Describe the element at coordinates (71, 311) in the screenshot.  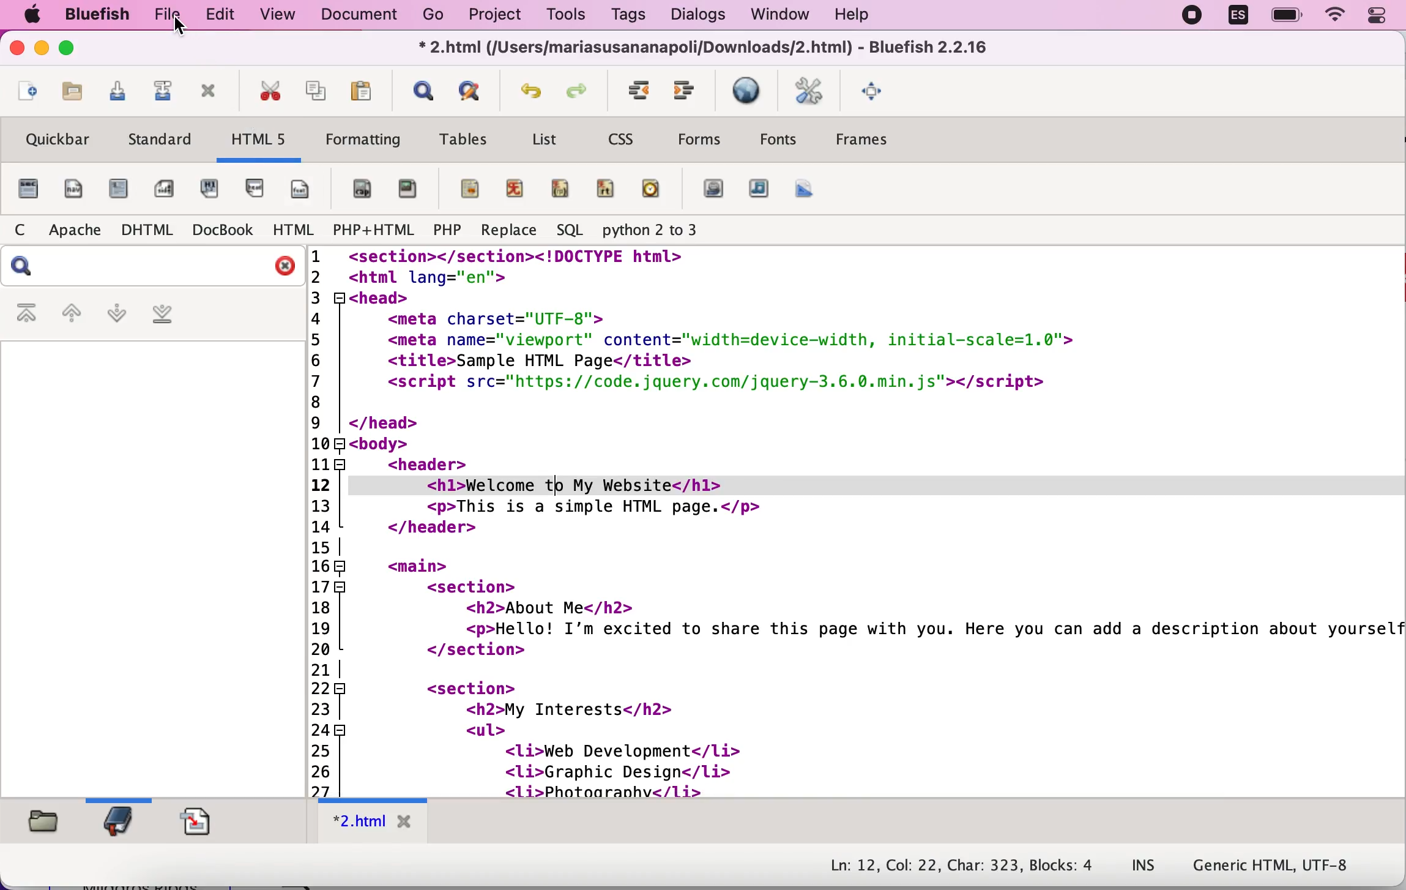
I see `previous bookmark` at that location.